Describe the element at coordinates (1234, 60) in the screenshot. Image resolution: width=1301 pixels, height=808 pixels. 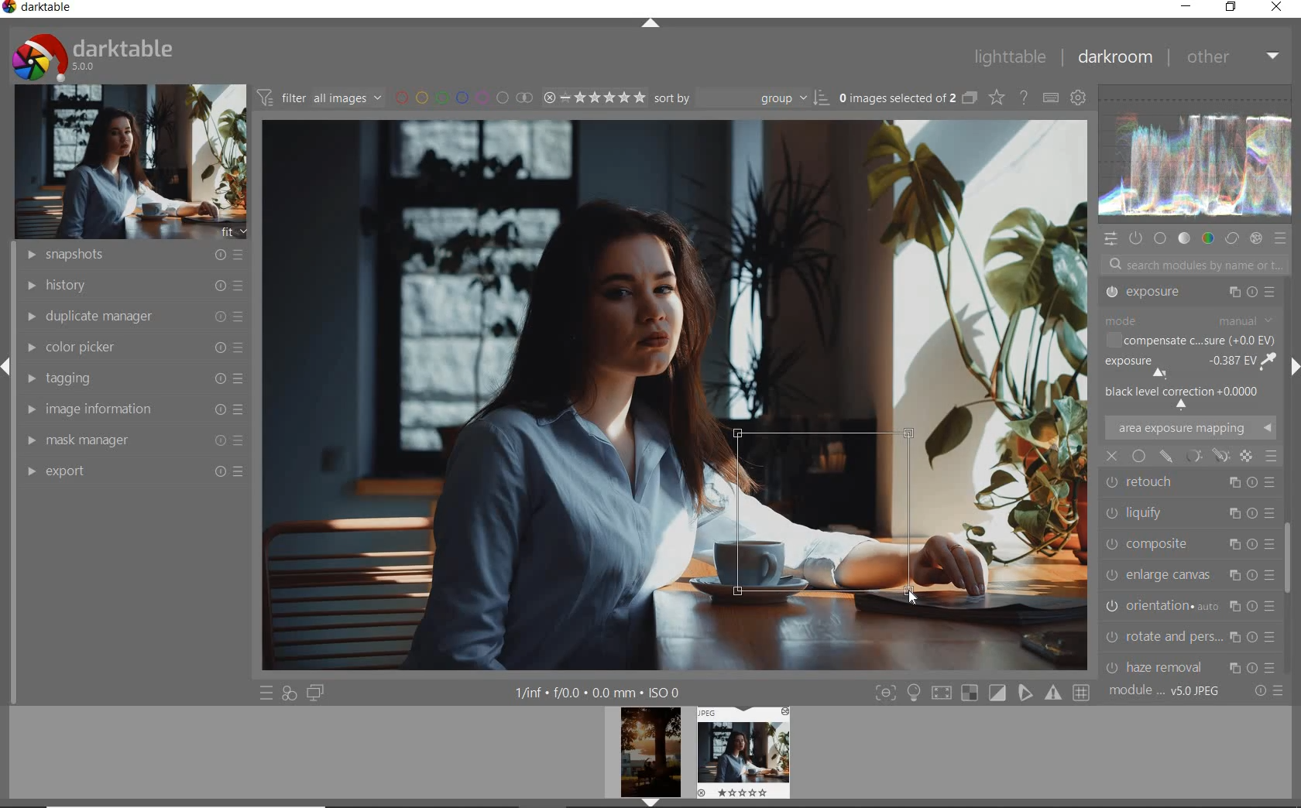
I see `OTHER` at that location.